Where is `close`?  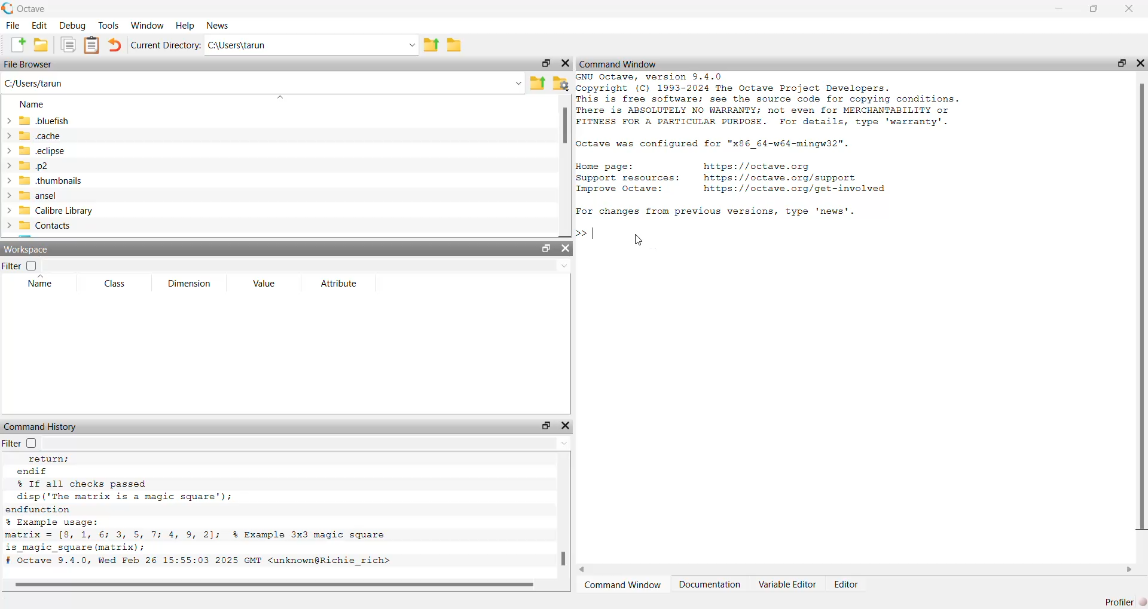
close is located at coordinates (567, 426).